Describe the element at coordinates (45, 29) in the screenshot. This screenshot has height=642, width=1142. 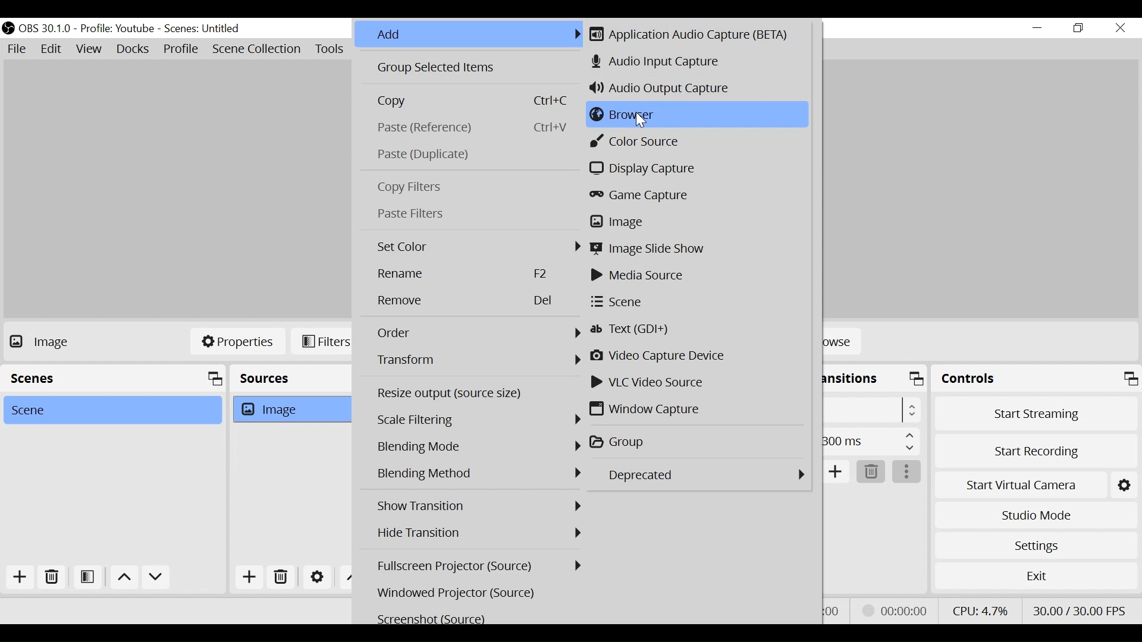
I see `OBS Version` at that location.